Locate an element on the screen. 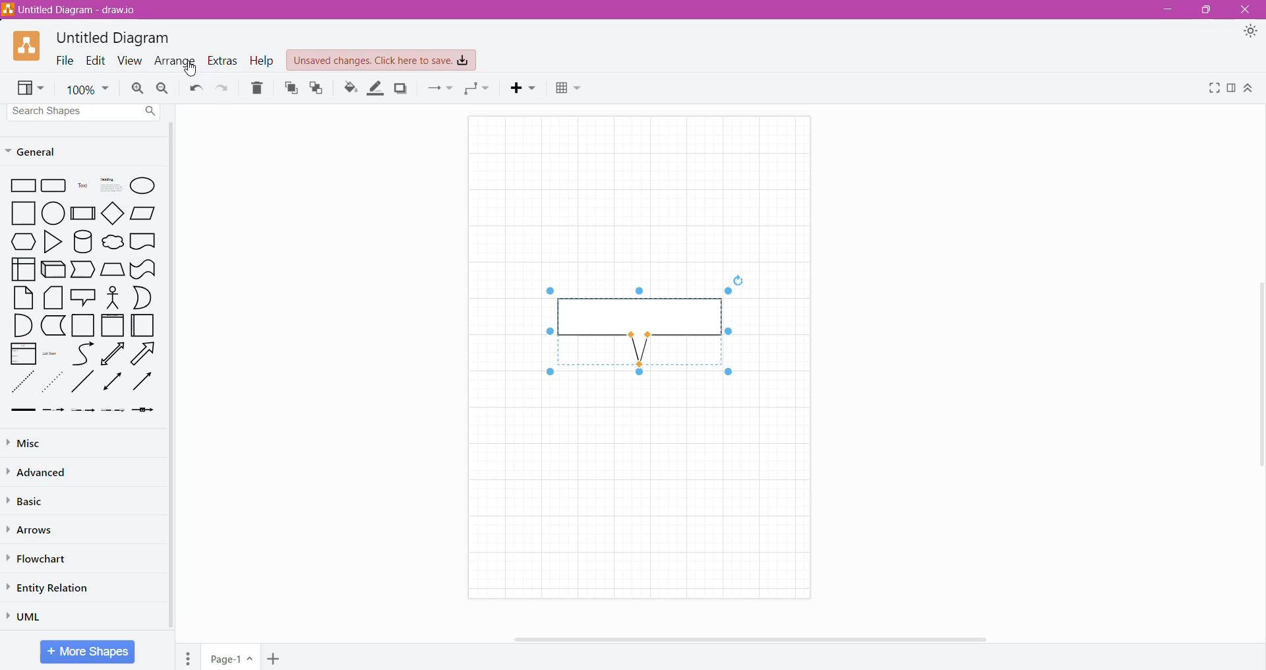 Image resolution: width=1266 pixels, height=670 pixels. Square is located at coordinates (18, 214).